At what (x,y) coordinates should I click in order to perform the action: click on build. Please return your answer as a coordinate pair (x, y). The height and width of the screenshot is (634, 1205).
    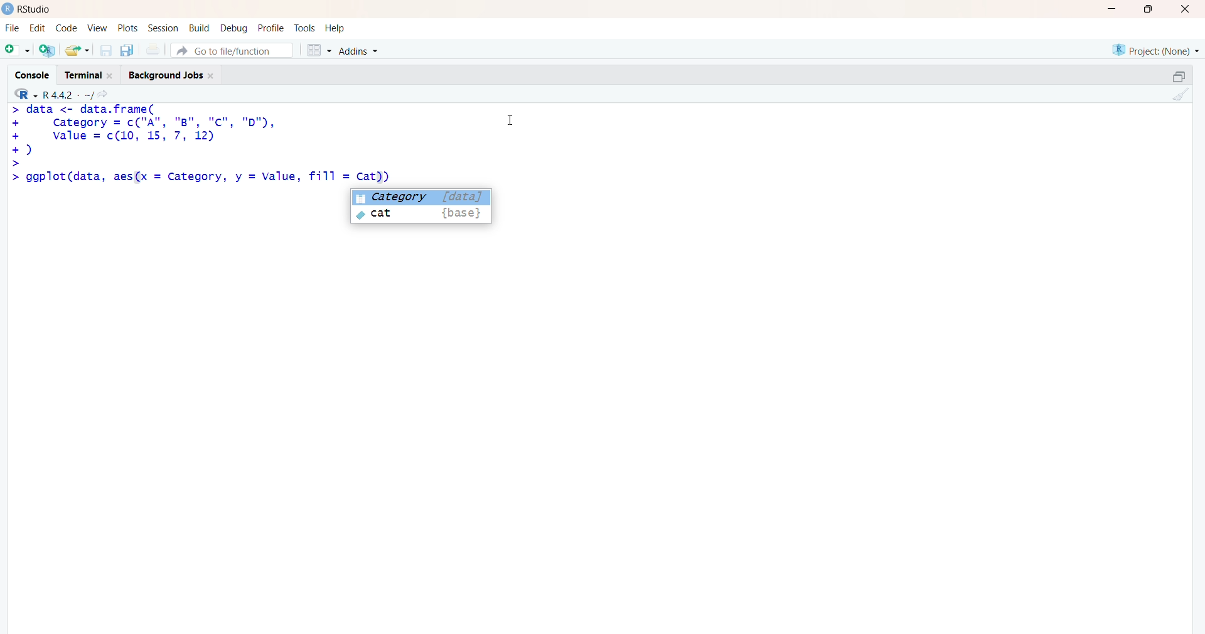
    Looking at the image, I should click on (198, 28).